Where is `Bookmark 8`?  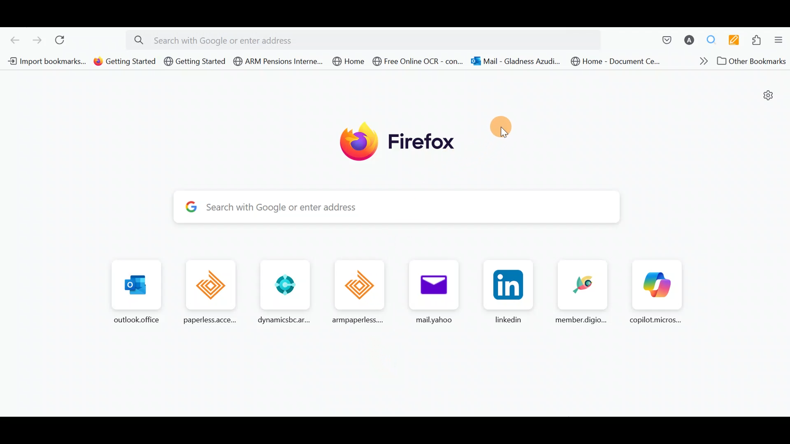 Bookmark 8 is located at coordinates (614, 61).